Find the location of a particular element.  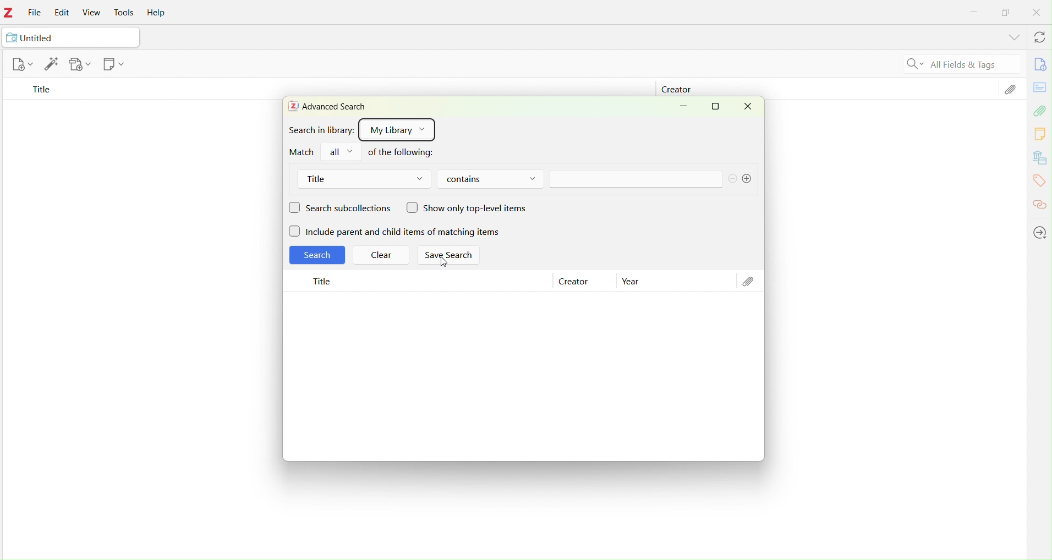

Comments is located at coordinates (1040, 135).